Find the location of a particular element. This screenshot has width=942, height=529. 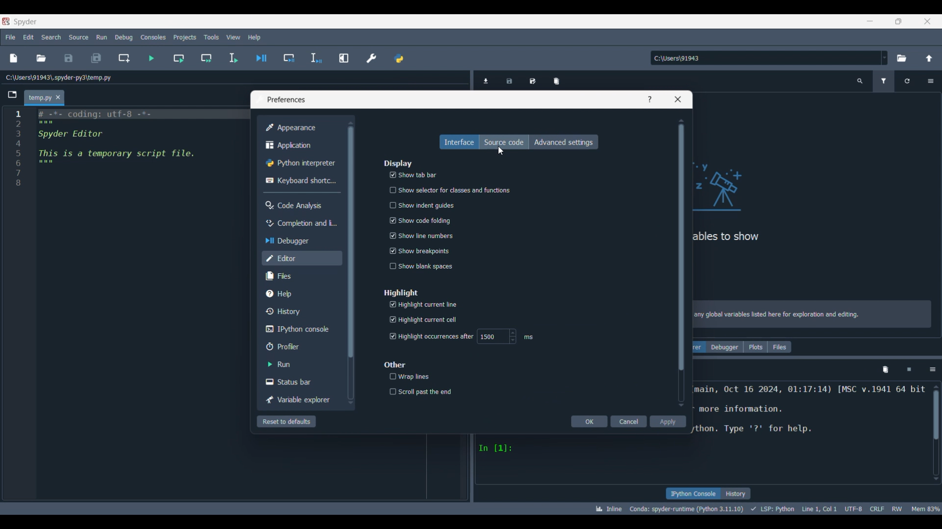

Highlight current line is located at coordinates (437, 305).